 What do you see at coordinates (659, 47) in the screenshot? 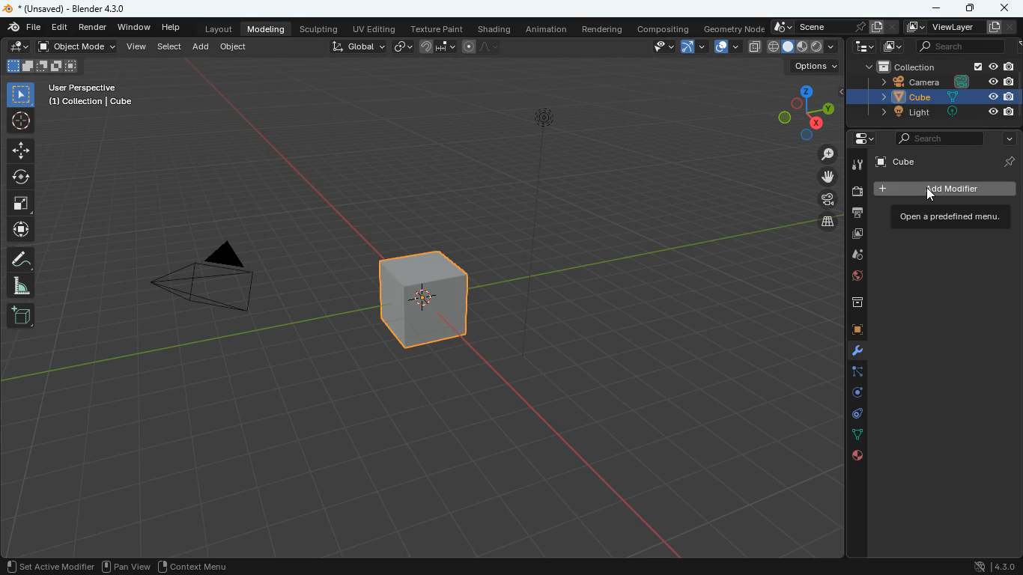
I see `view` at bounding box center [659, 47].